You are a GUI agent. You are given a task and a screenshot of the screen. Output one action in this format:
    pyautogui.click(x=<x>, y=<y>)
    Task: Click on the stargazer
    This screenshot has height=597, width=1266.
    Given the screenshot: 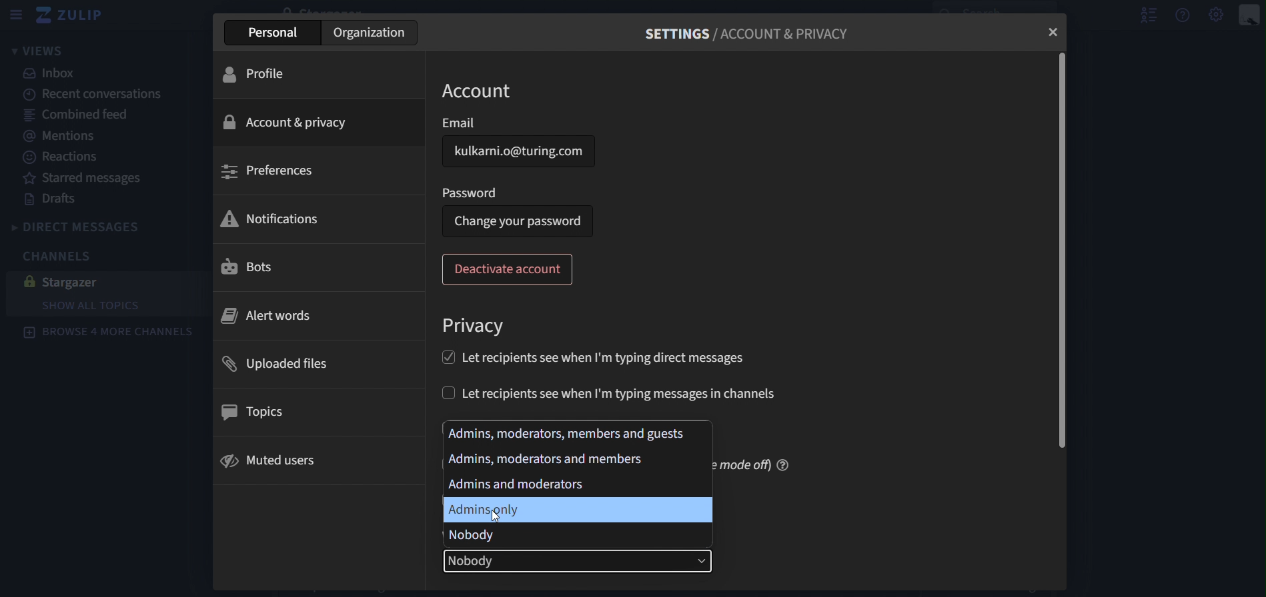 What is the action you would take?
    pyautogui.click(x=77, y=281)
    